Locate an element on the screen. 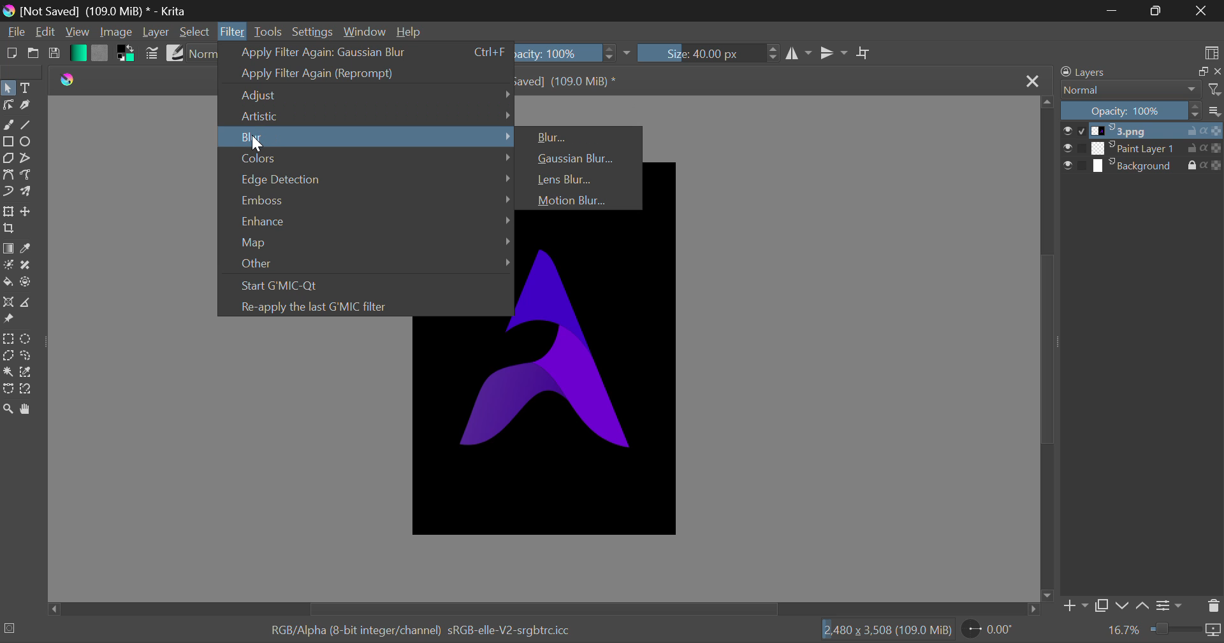 The height and width of the screenshot is (643, 1224). Adjust is located at coordinates (367, 95).